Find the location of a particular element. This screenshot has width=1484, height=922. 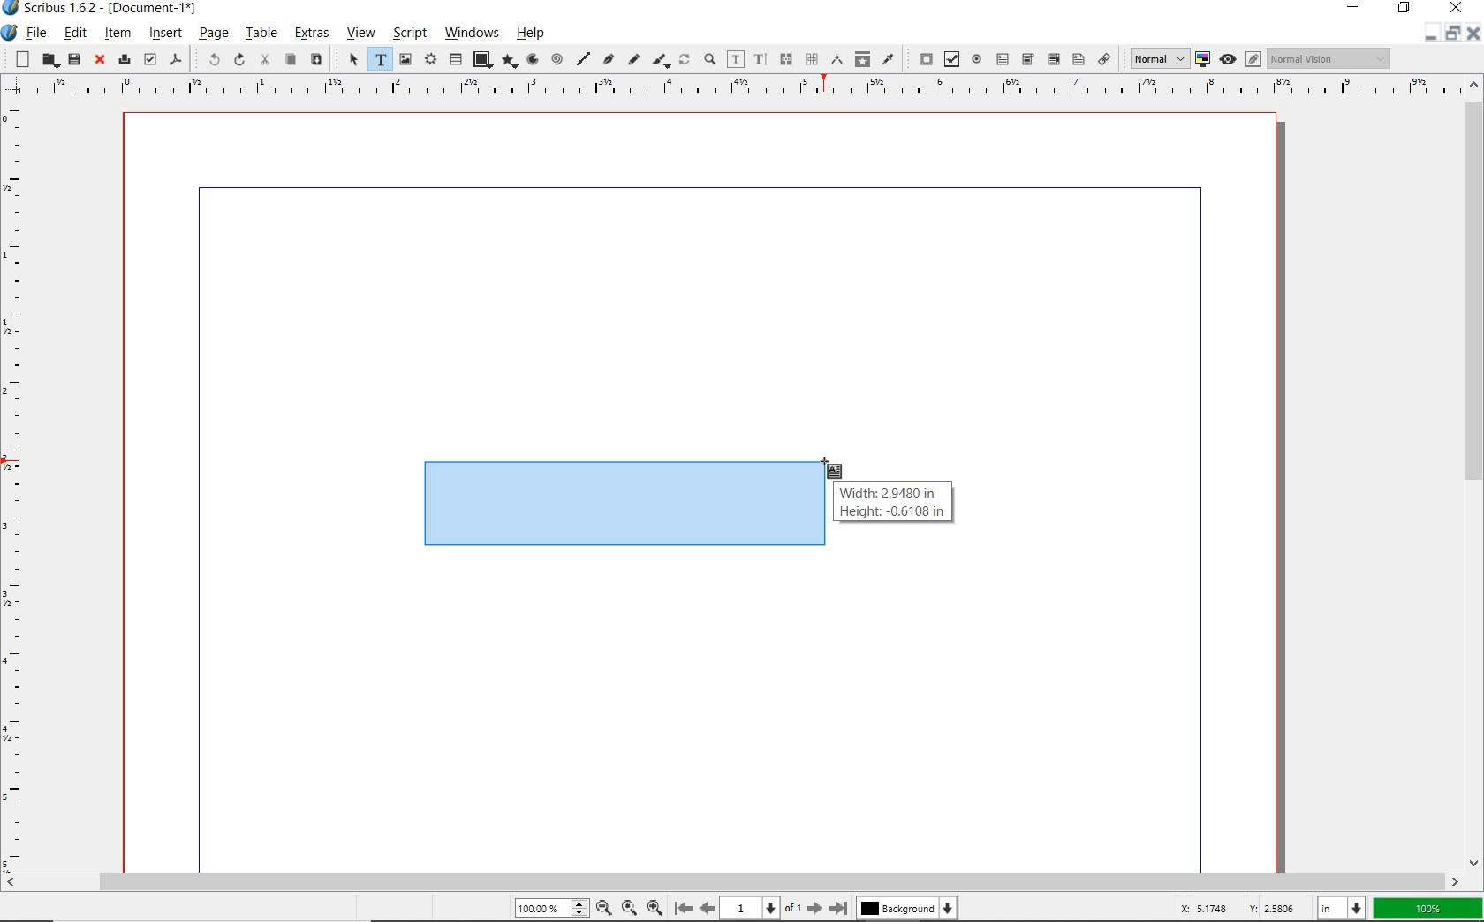

Normal vision is located at coordinates (1329, 59).